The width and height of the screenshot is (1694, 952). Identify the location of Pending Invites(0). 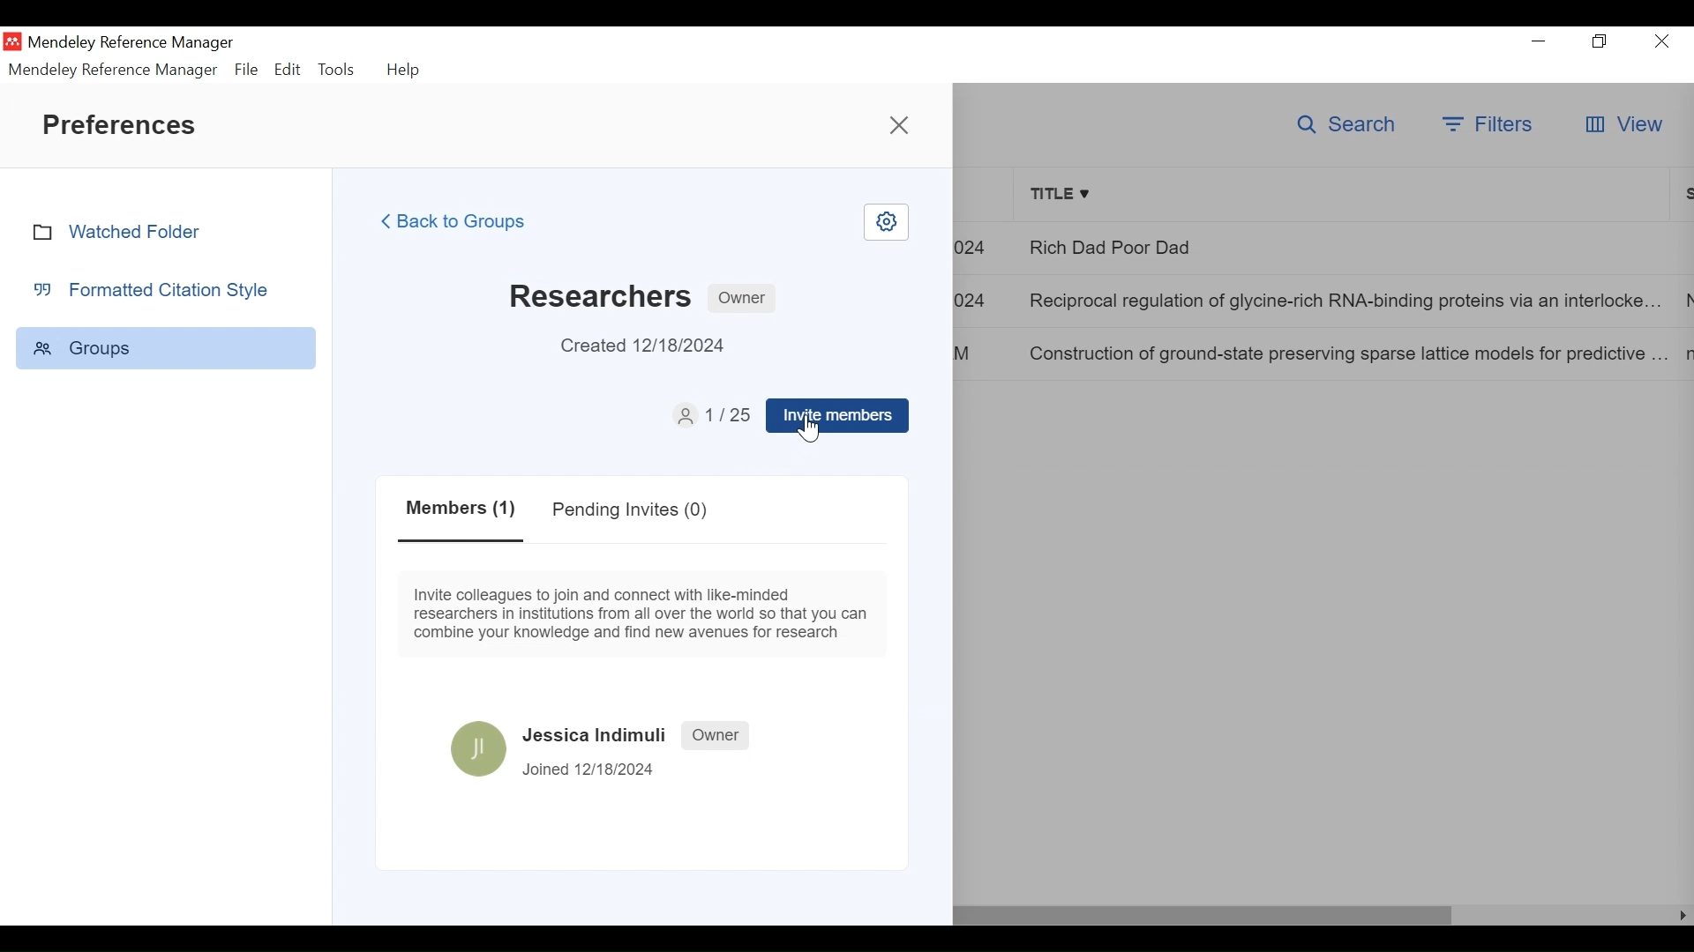
(627, 509).